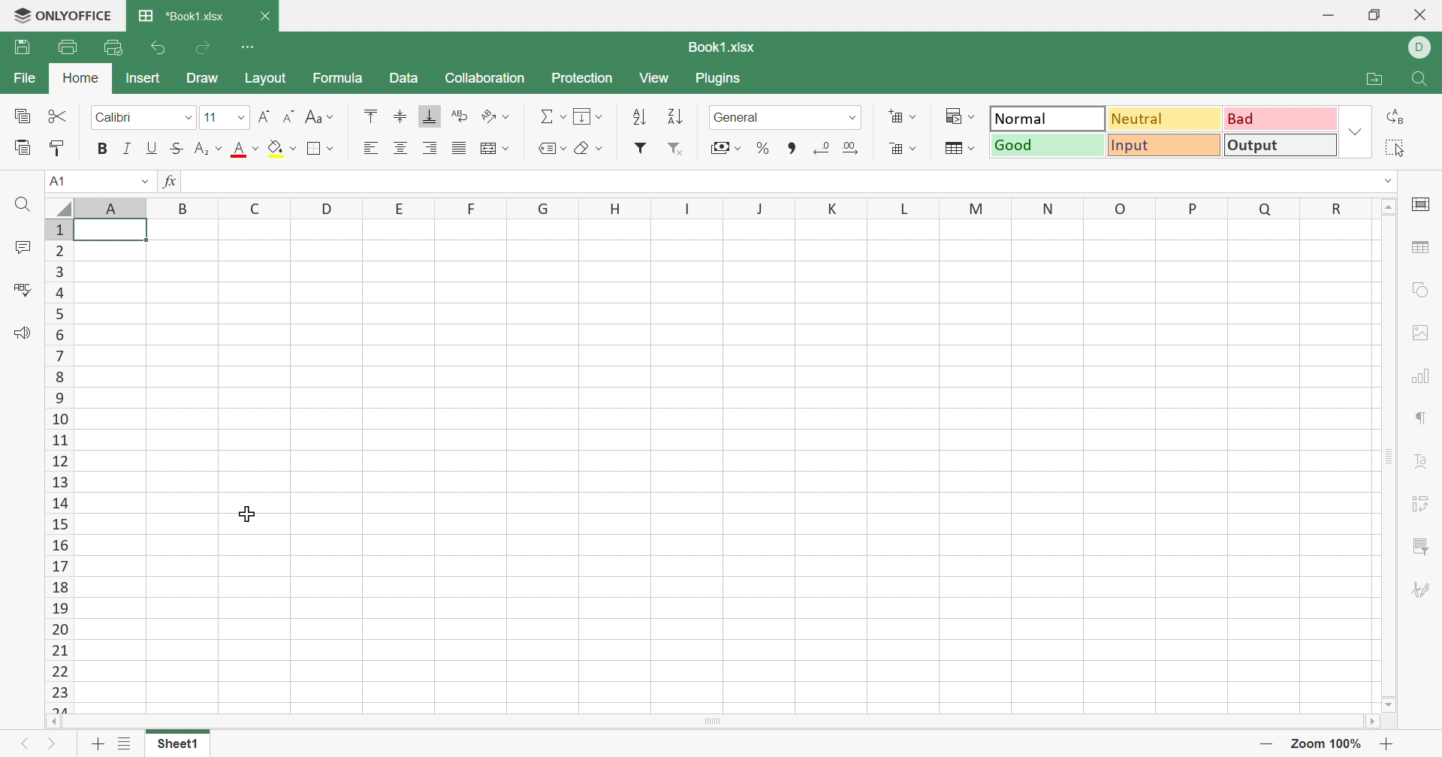  Describe the element at coordinates (370, 148) in the screenshot. I see `Align Left` at that location.